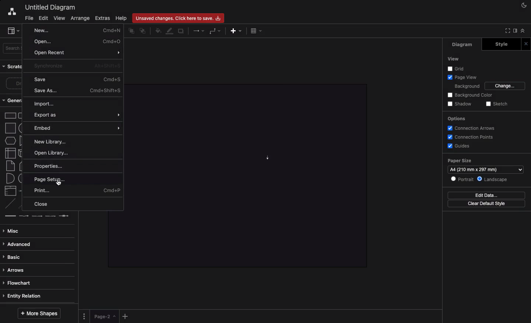  Describe the element at coordinates (13, 49) in the screenshot. I see `Search shapes` at that location.